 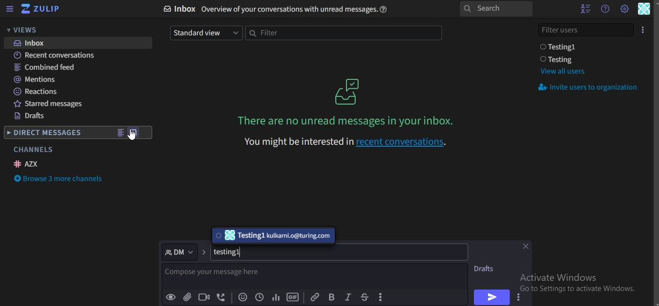 I want to click on help menu, so click(x=605, y=9).